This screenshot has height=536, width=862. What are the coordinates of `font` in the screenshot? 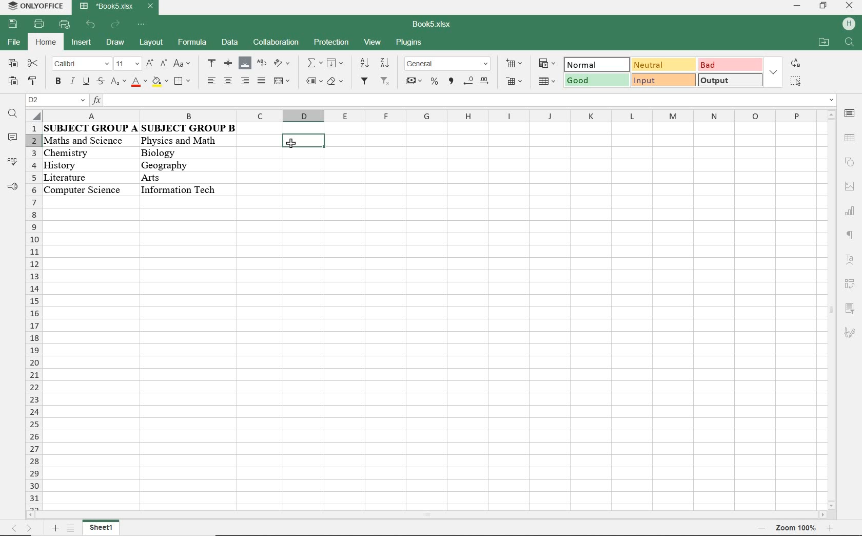 It's located at (81, 65).